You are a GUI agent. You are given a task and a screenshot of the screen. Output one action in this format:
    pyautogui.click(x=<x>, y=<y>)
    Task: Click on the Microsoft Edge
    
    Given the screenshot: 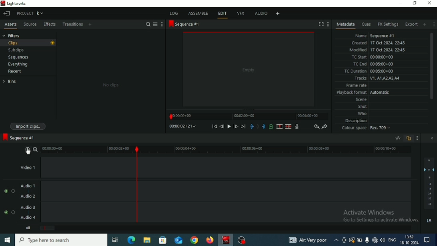 What is the action you would take?
    pyautogui.click(x=131, y=239)
    